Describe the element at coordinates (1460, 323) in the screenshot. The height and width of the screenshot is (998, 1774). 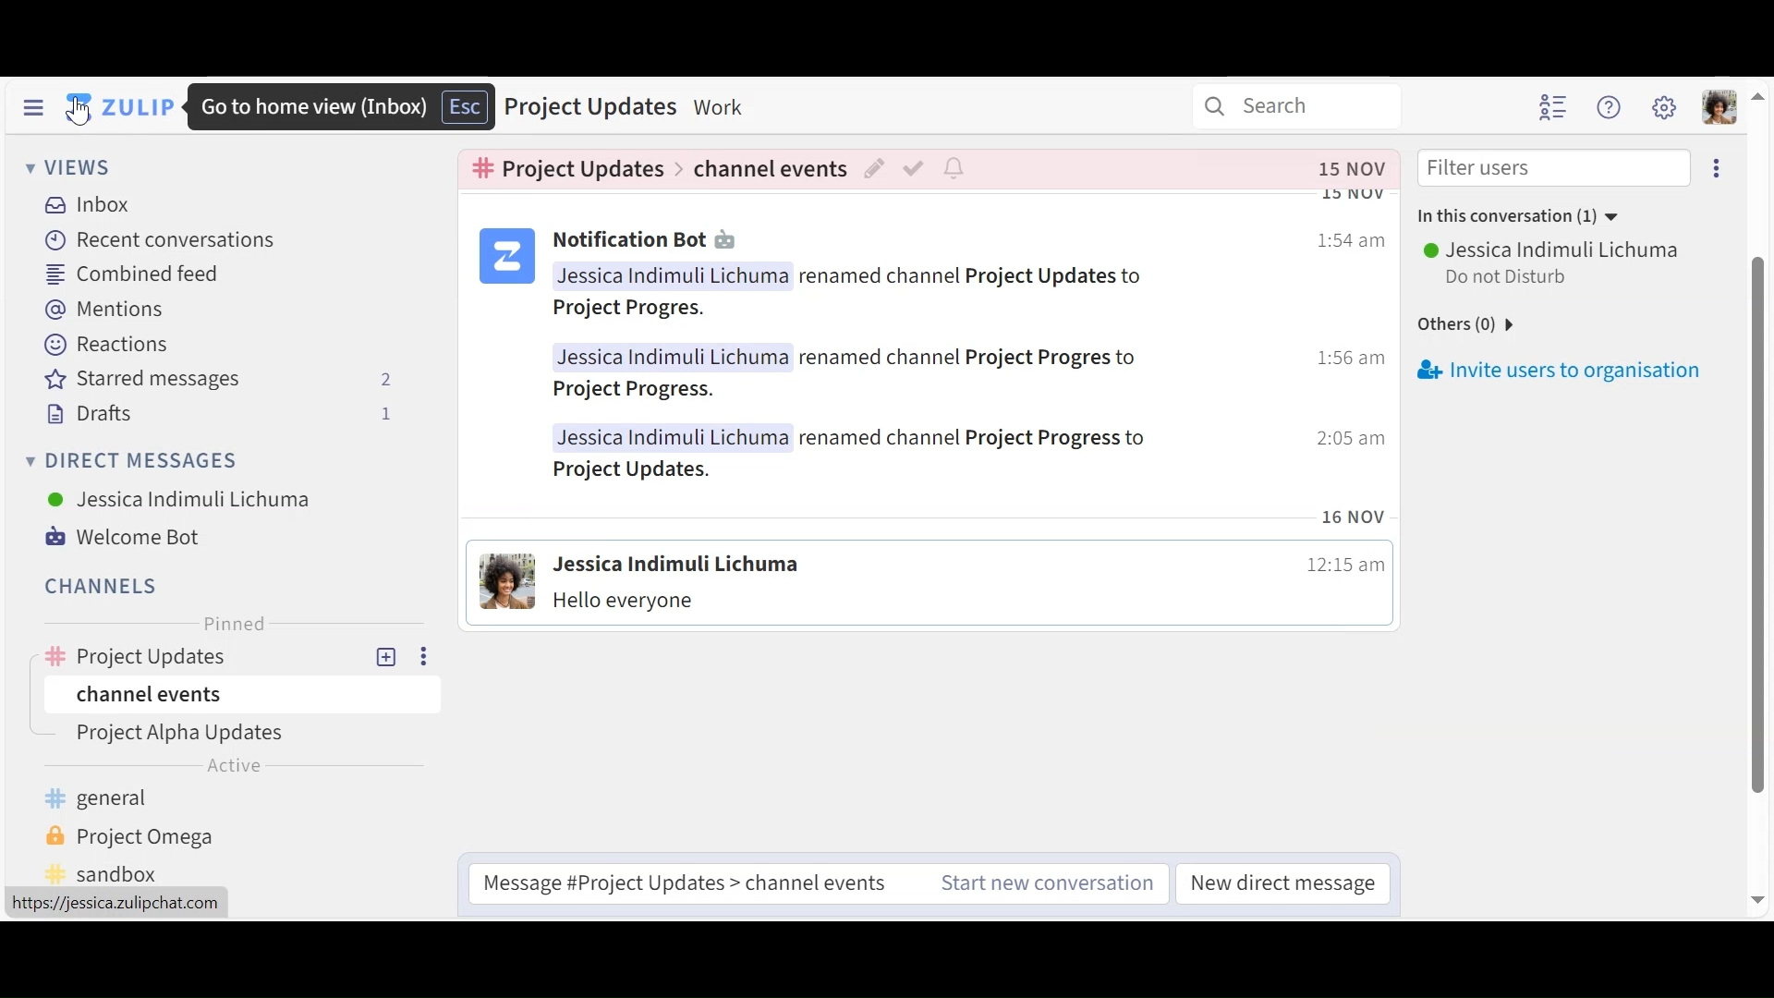
I see `Others (0)` at that location.